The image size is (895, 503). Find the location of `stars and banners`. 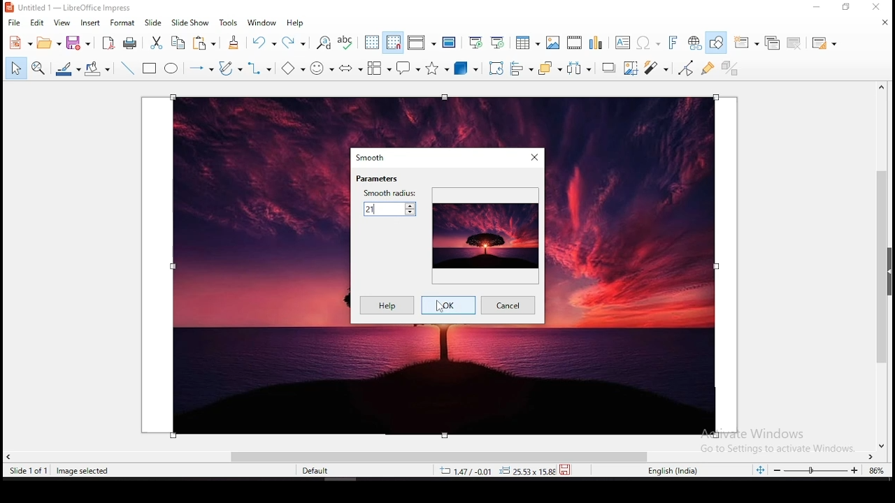

stars and banners is located at coordinates (438, 68).